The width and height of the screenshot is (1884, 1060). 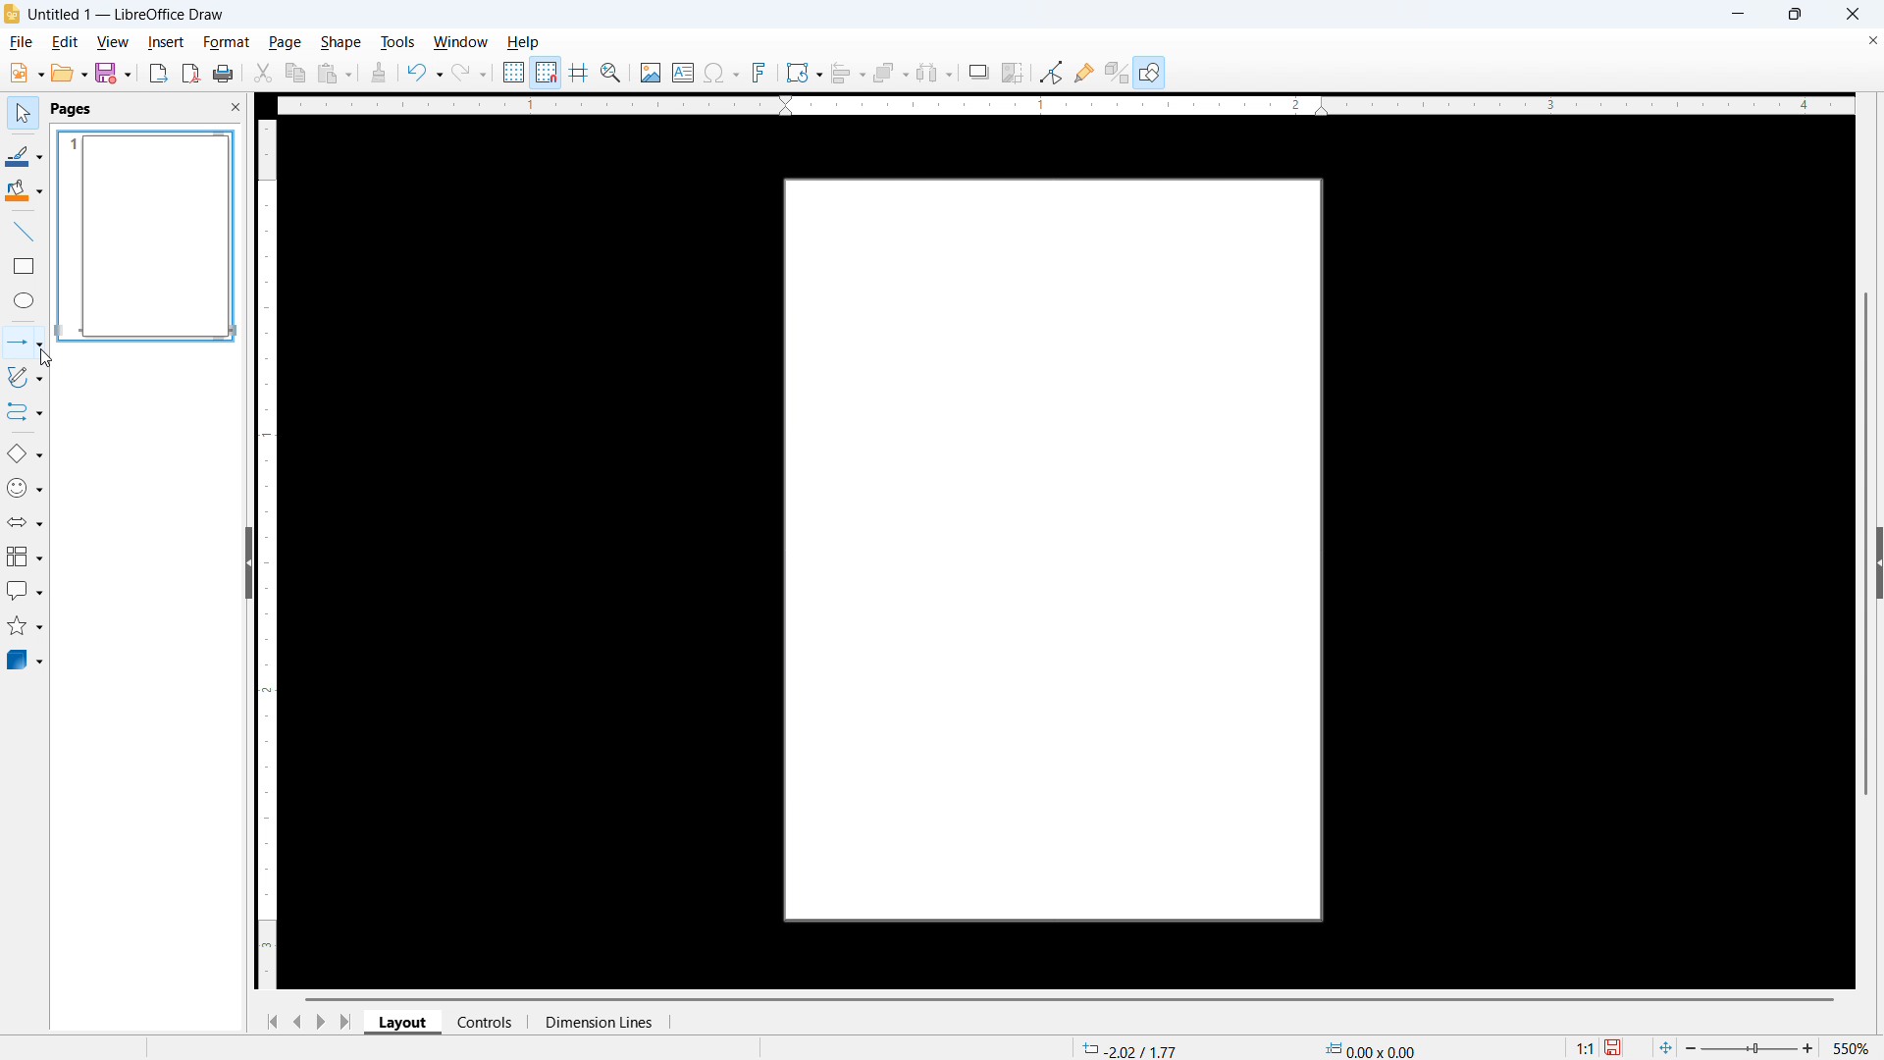 What do you see at coordinates (1150, 72) in the screenshot?
I see `Help ` at bounding box center [1150, 72].